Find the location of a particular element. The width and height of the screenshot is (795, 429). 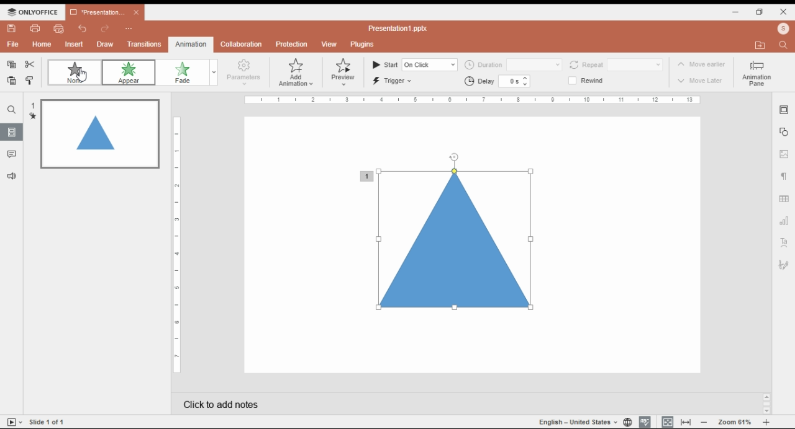

transitions is located at coordinates (144, 44).